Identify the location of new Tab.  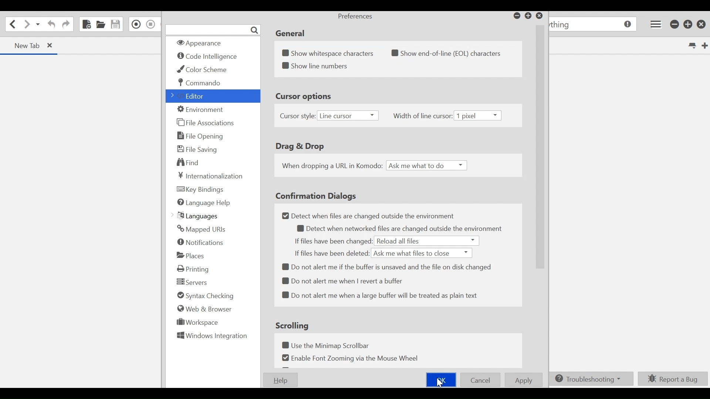
(26, 45).